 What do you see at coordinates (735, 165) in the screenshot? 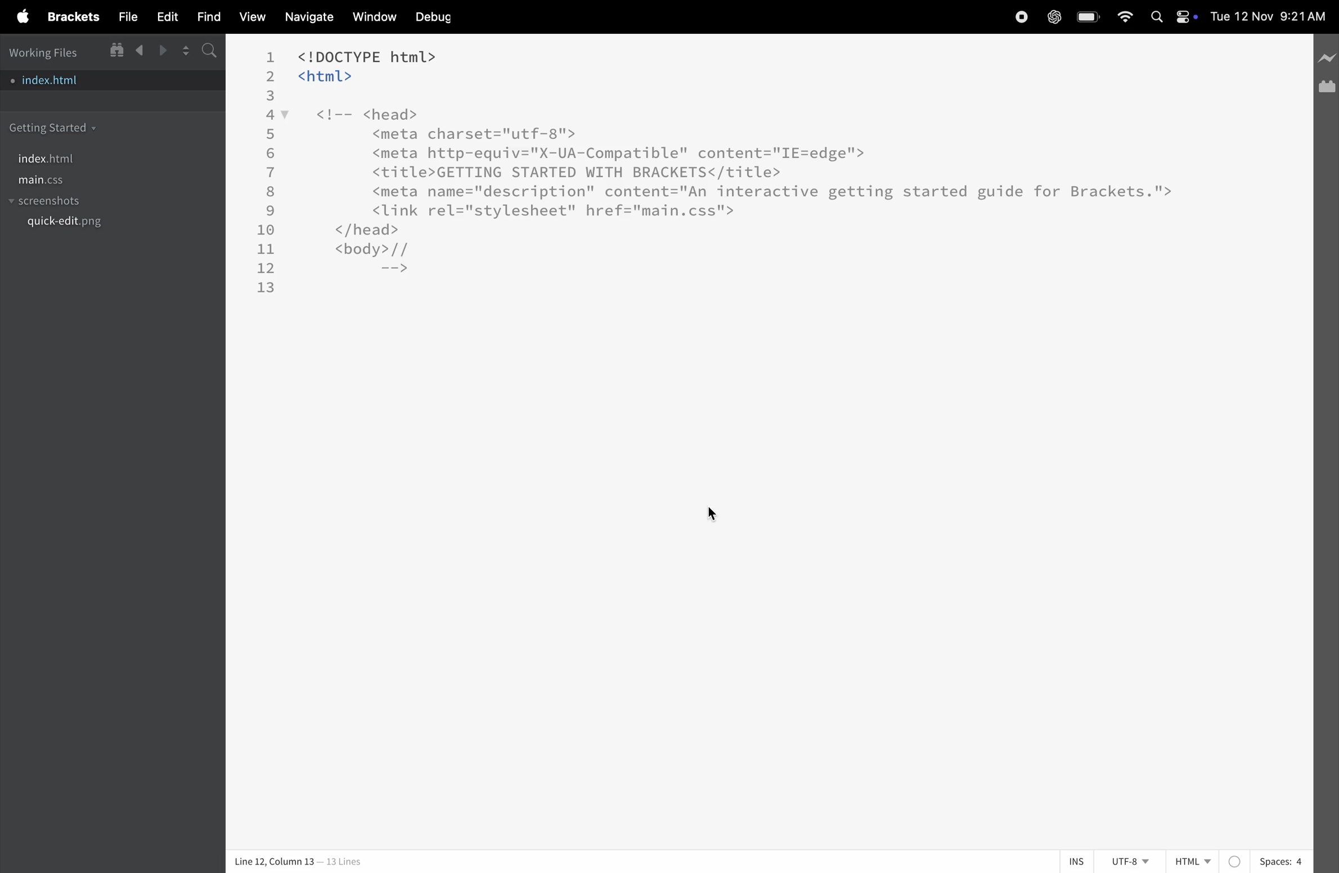
I see `<!DOCTYPE html>
<html>
<!-- <head>
<meta charset="utf-8">
<meta http-equiv="X-UA-Compatible" content="IE=edge">
<title>GETTING STARTED WITH BRACKETS</title>
<meta name="description" content="An interactive getting started guide for Brackets.">
<link rel="stylesheet" href="main.css">
</head>
<body>//
-=>` at bounding box center [735, 165].